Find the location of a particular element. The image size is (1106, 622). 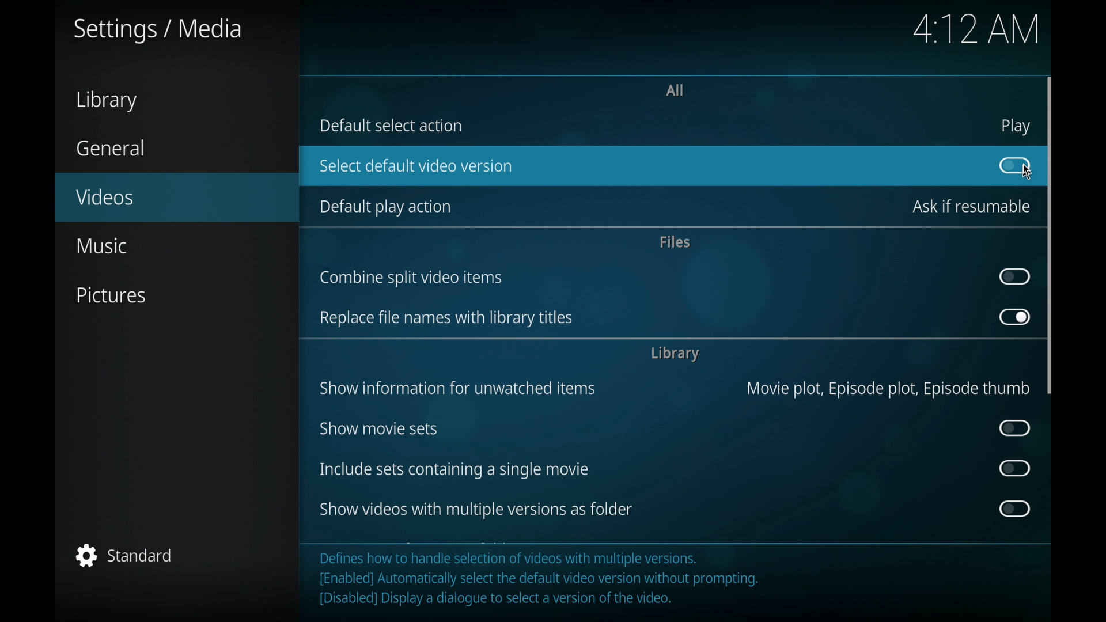

all is located at coordinates (675, 90).